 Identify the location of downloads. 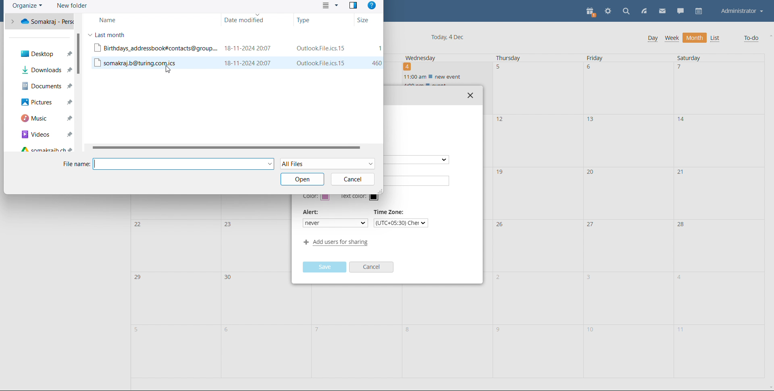
(46, 70).